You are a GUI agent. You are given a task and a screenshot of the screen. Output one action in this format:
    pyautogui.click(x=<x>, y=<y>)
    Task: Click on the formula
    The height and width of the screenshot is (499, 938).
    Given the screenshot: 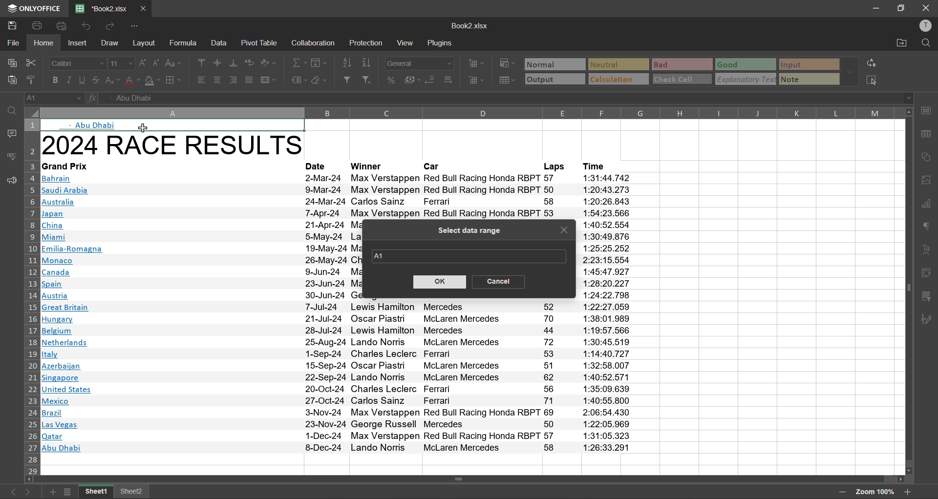 What is the action you would take?
    pyautogui.click(x=185, y=44)
    